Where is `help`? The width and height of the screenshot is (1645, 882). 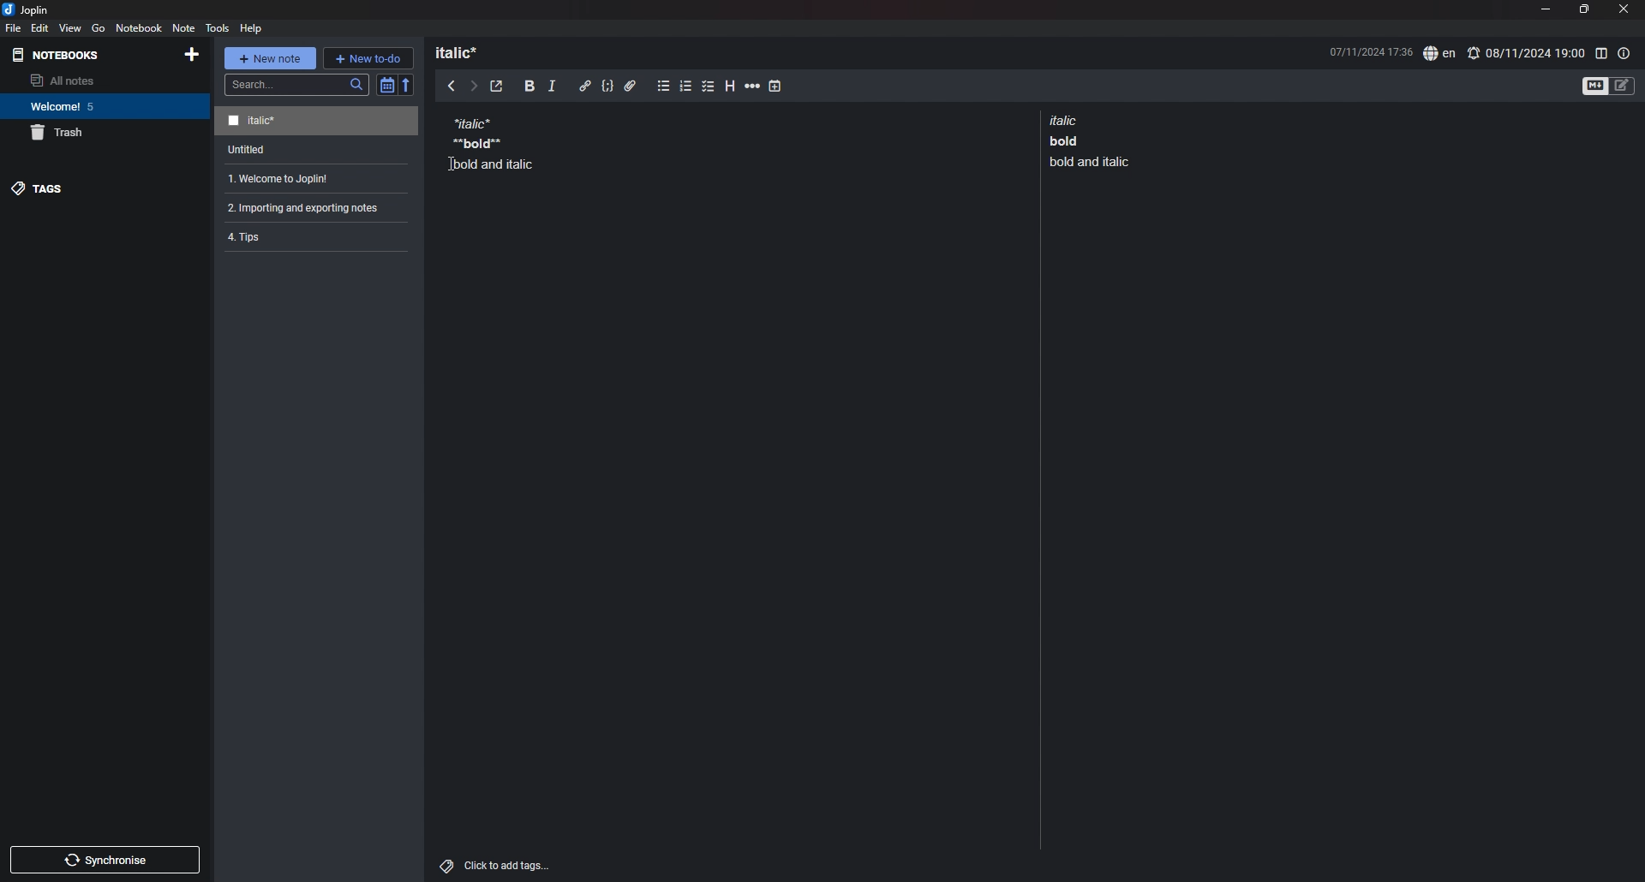
help is located at coordinates (253, 27).